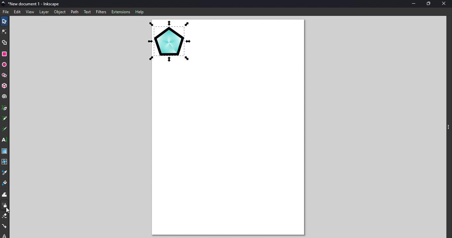  I want to click on Eraser tool, so click(5, 217).